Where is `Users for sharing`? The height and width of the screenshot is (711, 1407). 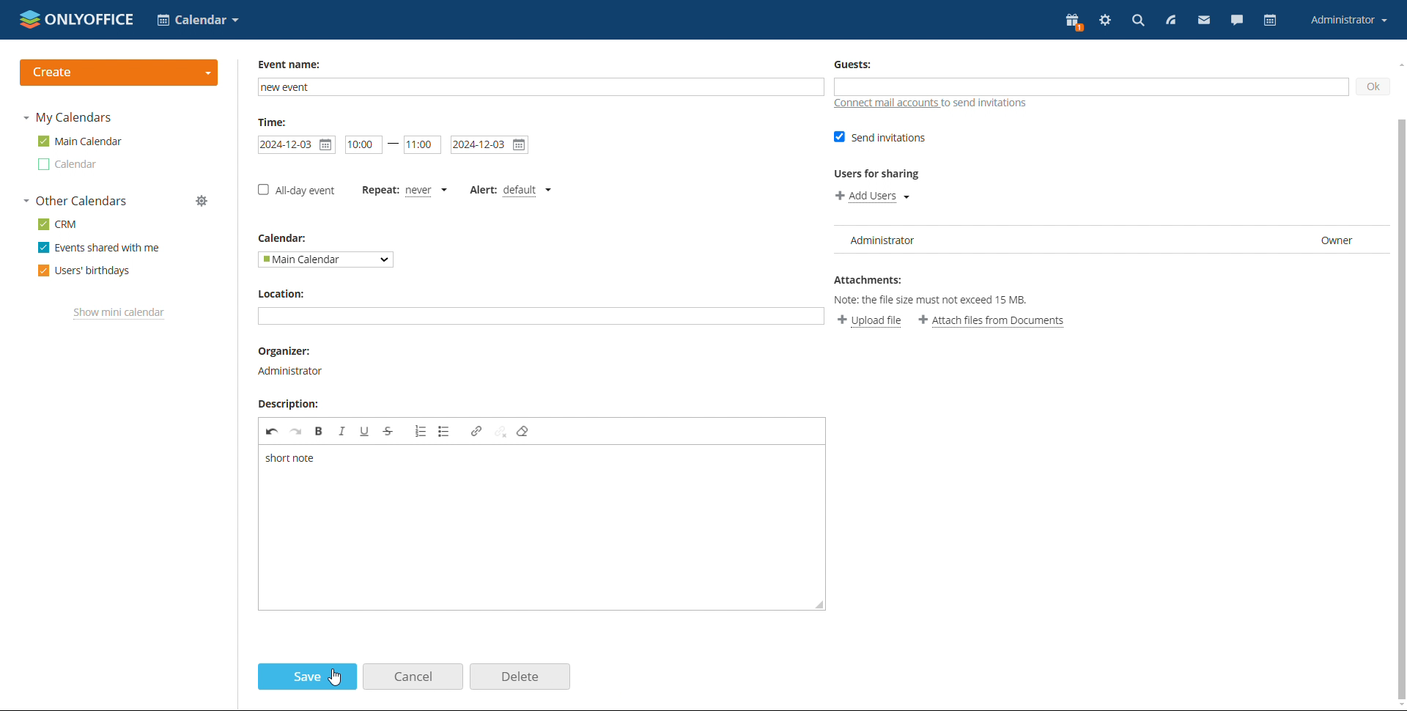
Users for sharing is located at coordinates (885, 174).